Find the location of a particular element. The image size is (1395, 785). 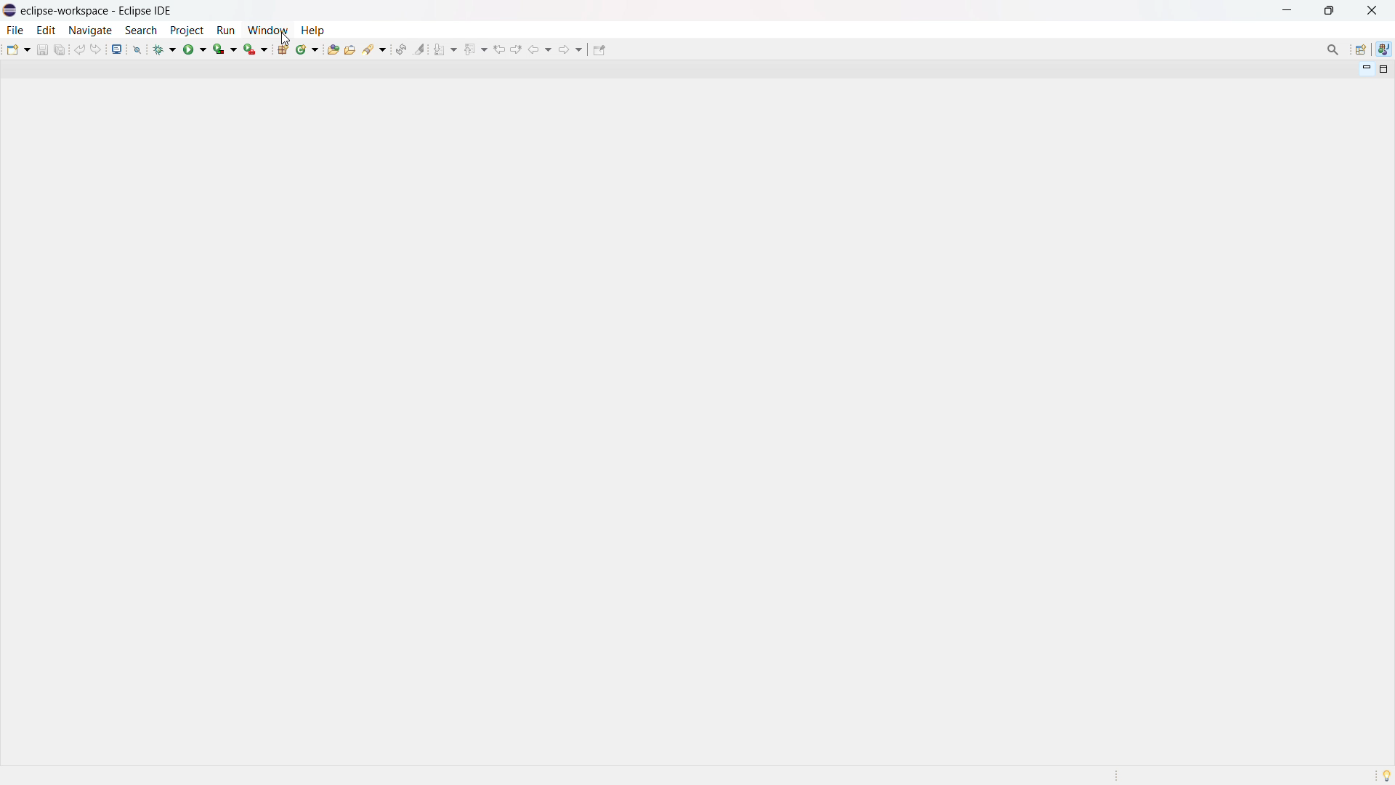

next annotation is located at coordinates (445, 49).